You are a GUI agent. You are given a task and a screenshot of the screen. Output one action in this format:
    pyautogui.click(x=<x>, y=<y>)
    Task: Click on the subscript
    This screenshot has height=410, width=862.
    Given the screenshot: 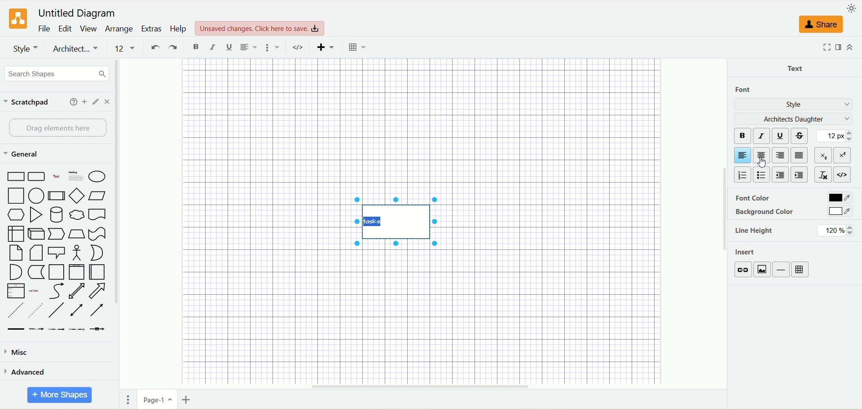 What is the action you would take?
    pyautogui.click(x=823, y=155)
    